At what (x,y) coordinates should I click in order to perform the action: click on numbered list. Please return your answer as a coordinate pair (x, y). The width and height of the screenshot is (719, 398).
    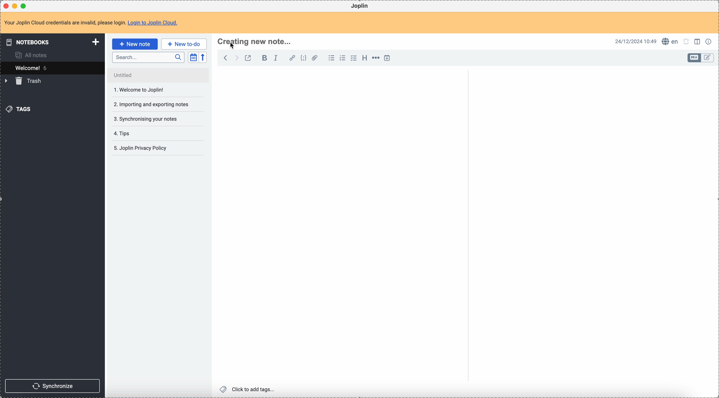
    Looking at the image, I should click on (343, 58).